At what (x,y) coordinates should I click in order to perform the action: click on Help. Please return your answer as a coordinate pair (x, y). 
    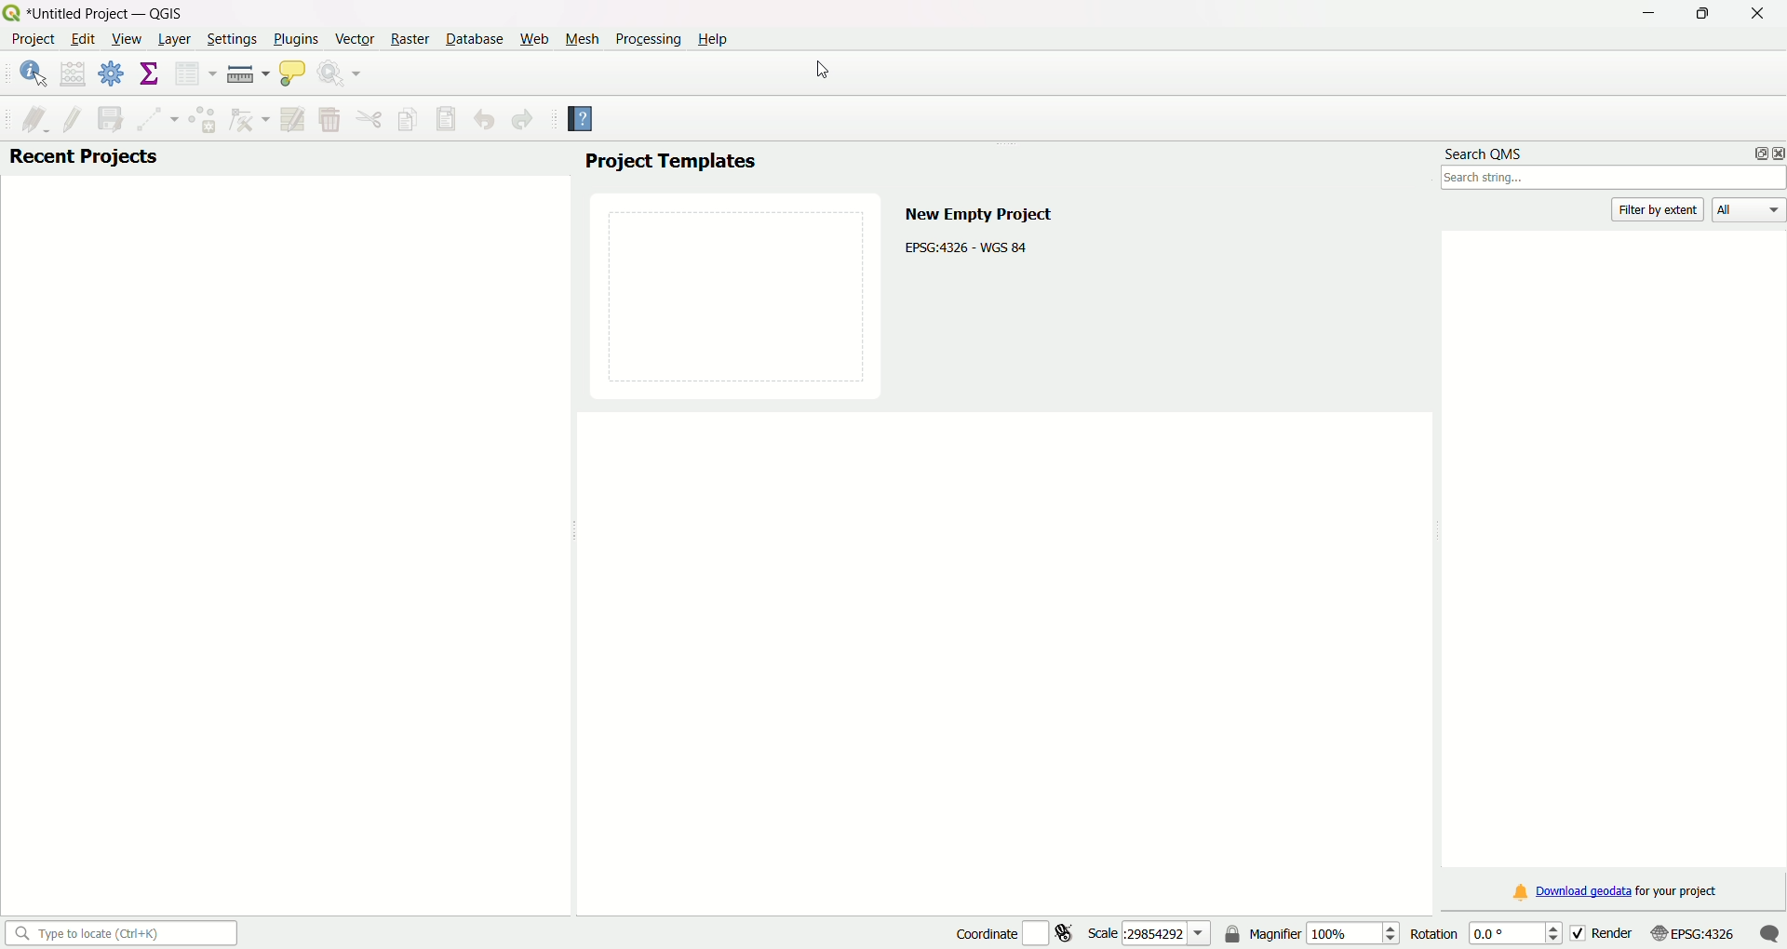
    Looking at the image, I should click on (717, 37).